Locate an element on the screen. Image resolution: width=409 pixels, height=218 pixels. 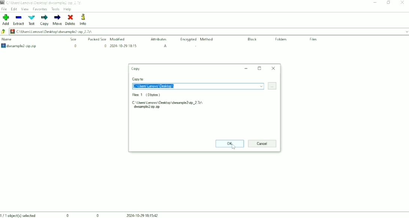
Add is located at coordinates (5, 19).